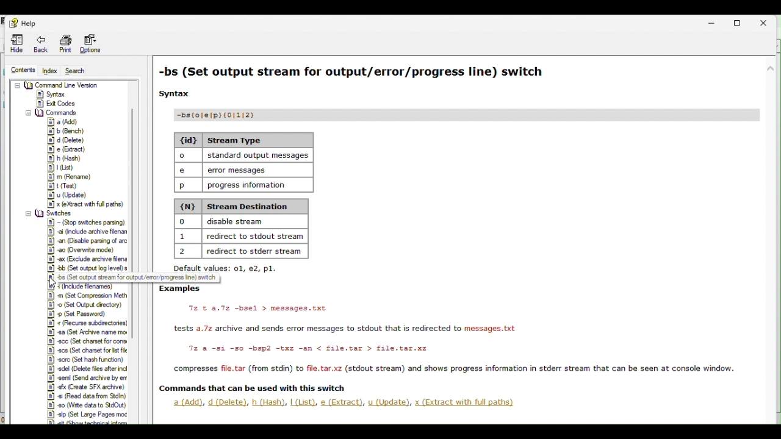 The width and height of the screenshot is (781, 439). I want to click on Switches, so click(76, 356).